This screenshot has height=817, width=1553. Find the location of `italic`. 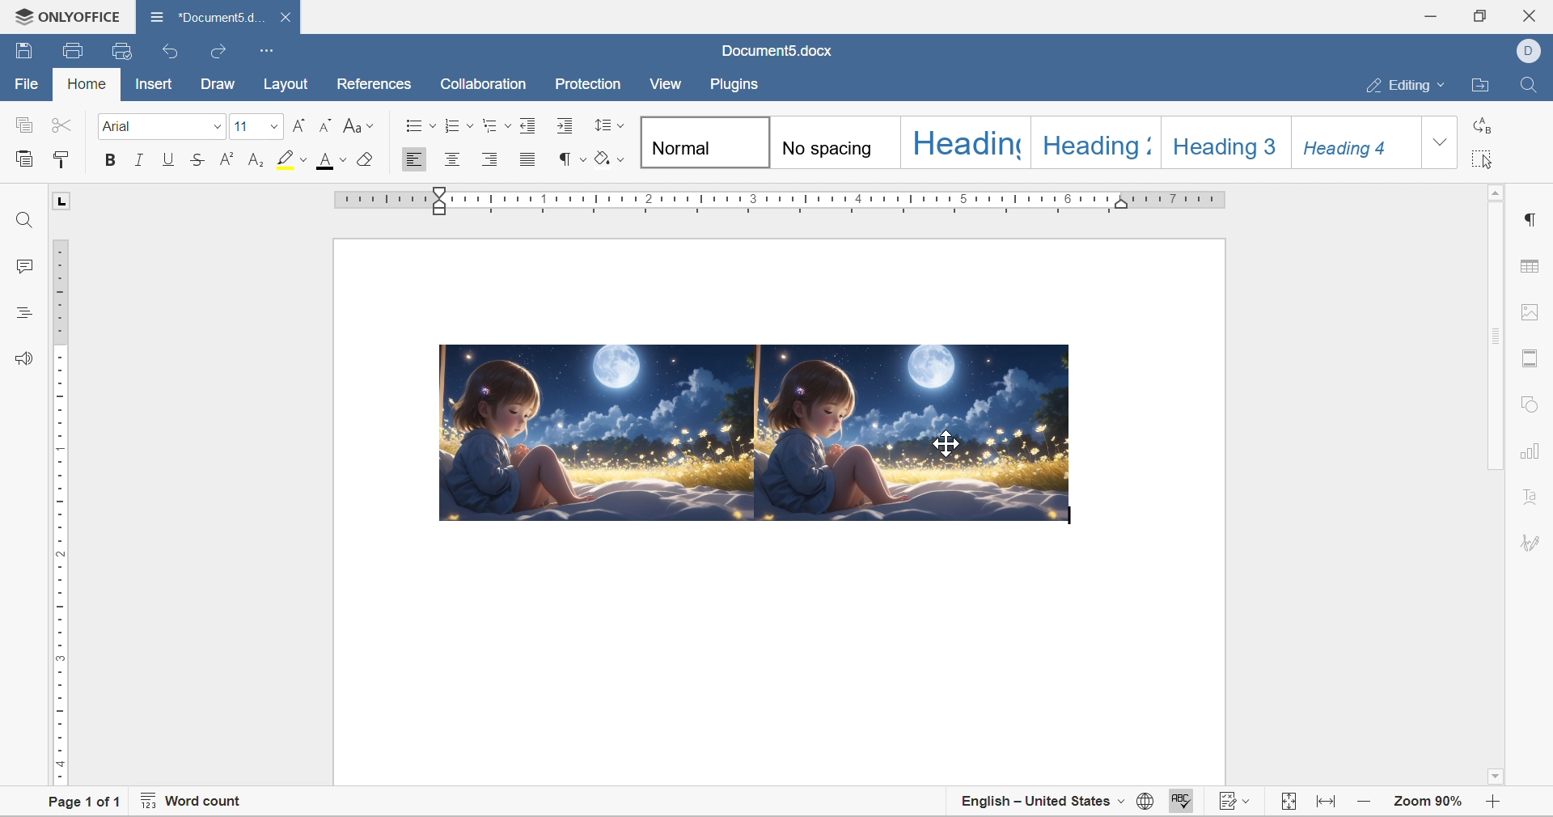

italic is located at coordinates (139, 159).